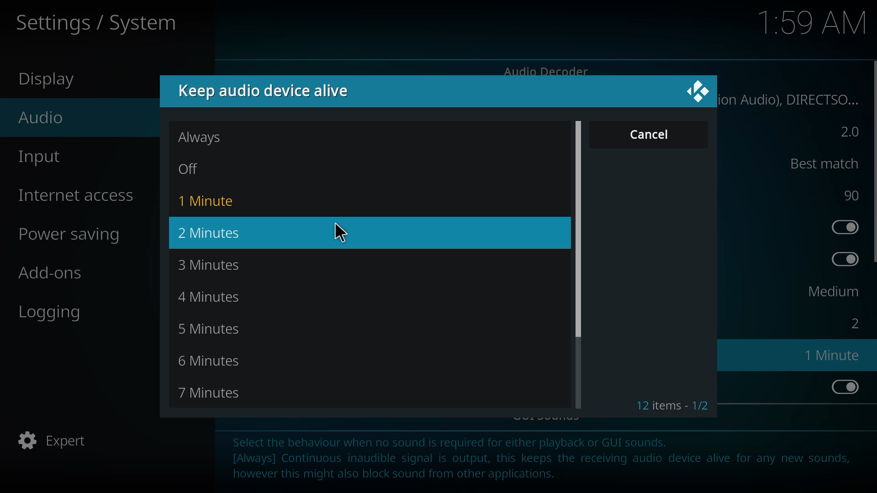 The image size is (877, 493). I want to click on input, so click(42, 157).